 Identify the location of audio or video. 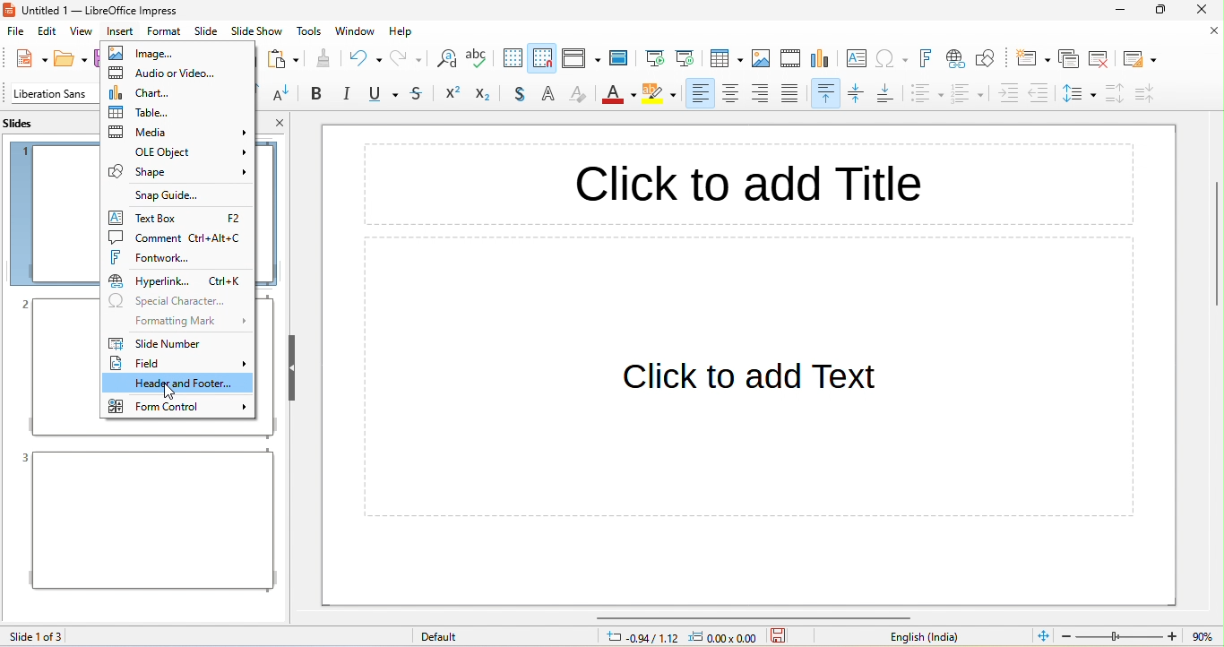
(171, 72).